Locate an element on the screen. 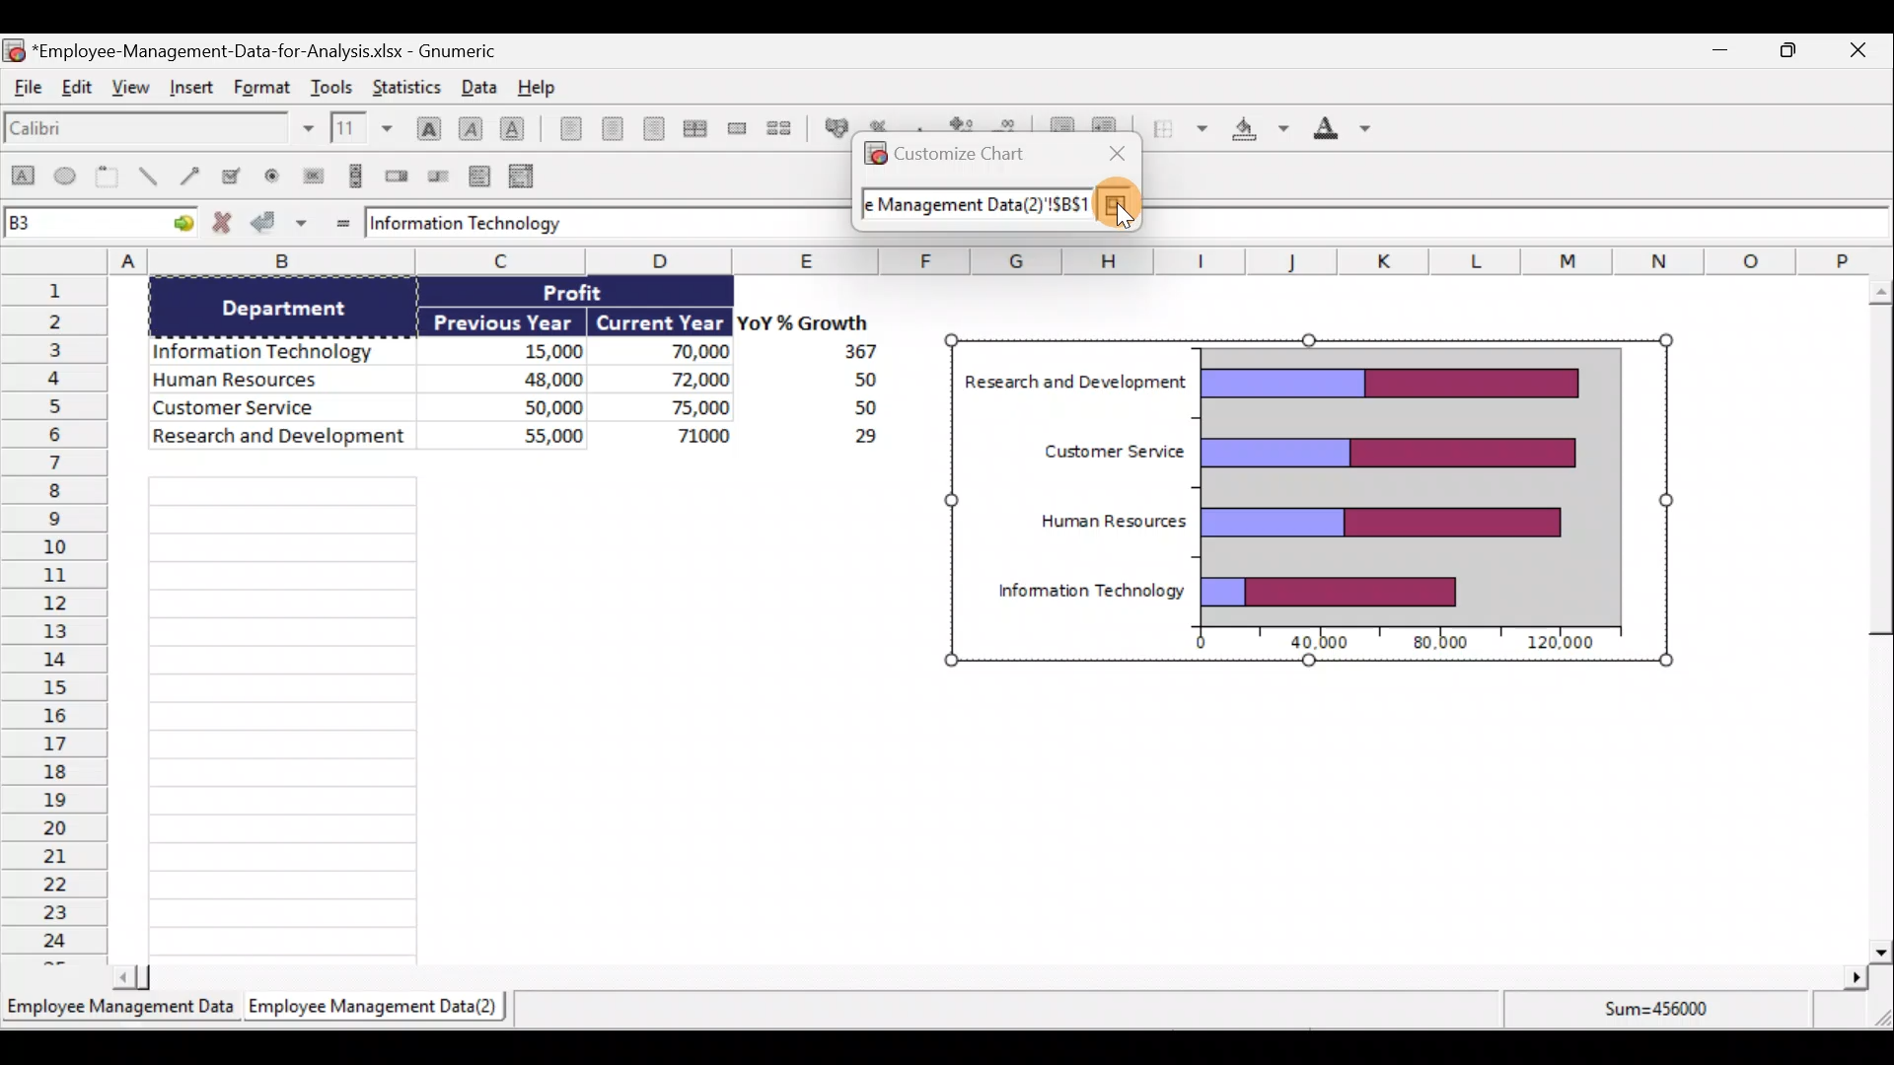  Go to is located at coordinates (180, 226).